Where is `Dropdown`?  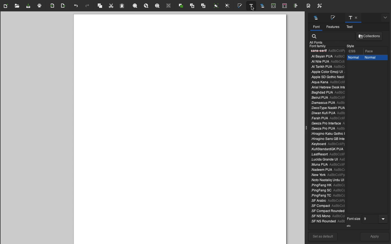 Dropdown is located at coordinates (384, 218).